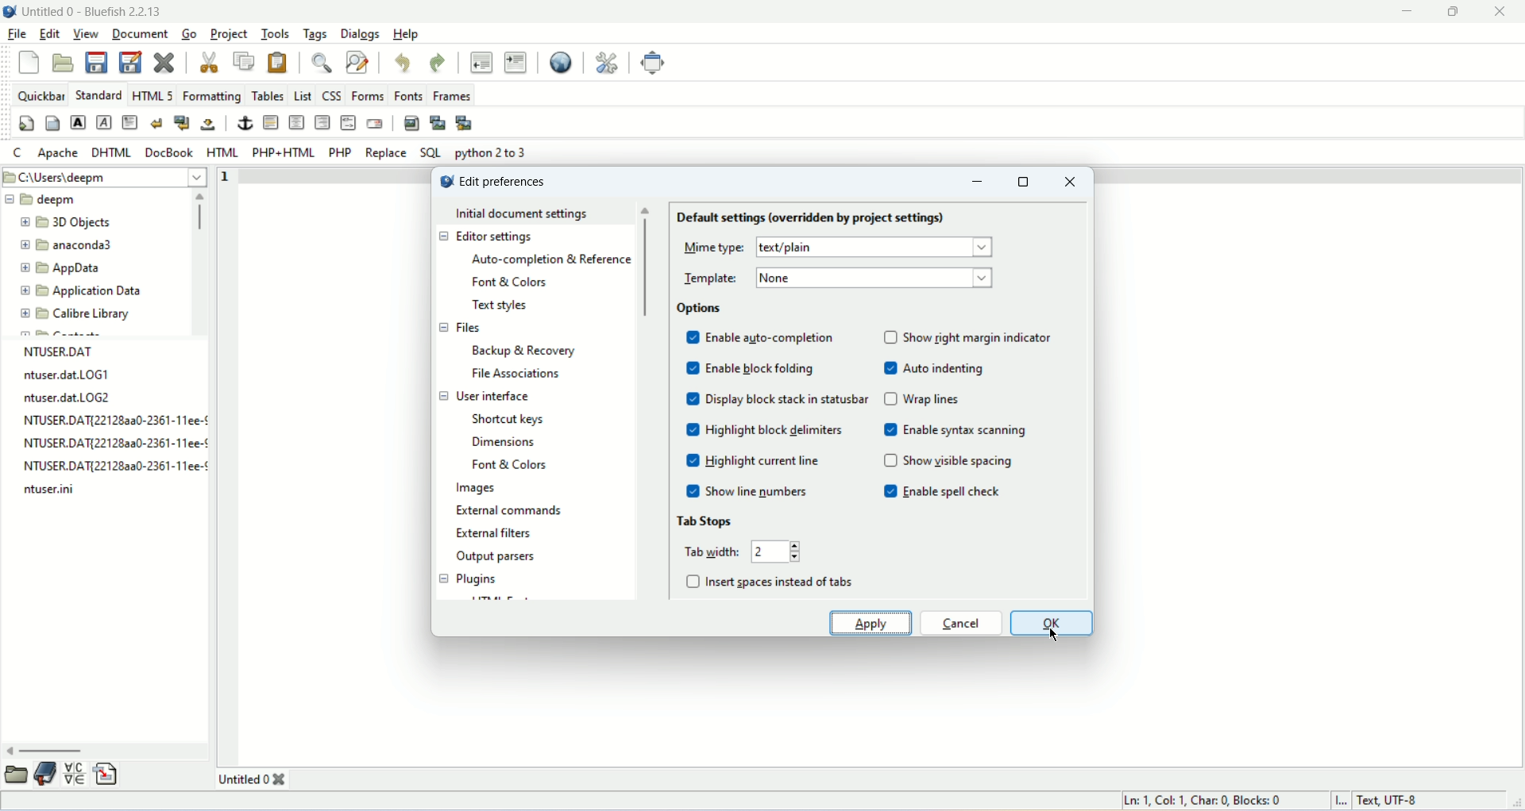 Image resolution: width=1525 pixels, height=811 pixels. What do you see at coordinates (978, 183) in the screenshot?
I see `minimize` at bounding box center [978, 183].